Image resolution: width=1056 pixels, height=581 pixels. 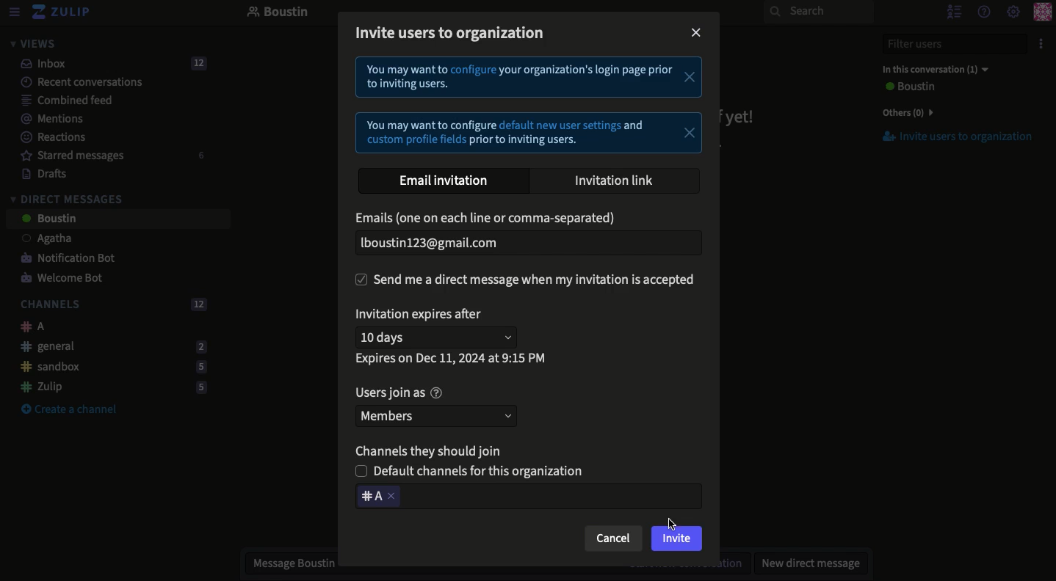 What do you see at coordinates (524, 244) in the screenshot?
I see `Email added` at bounding box center [524, 244].